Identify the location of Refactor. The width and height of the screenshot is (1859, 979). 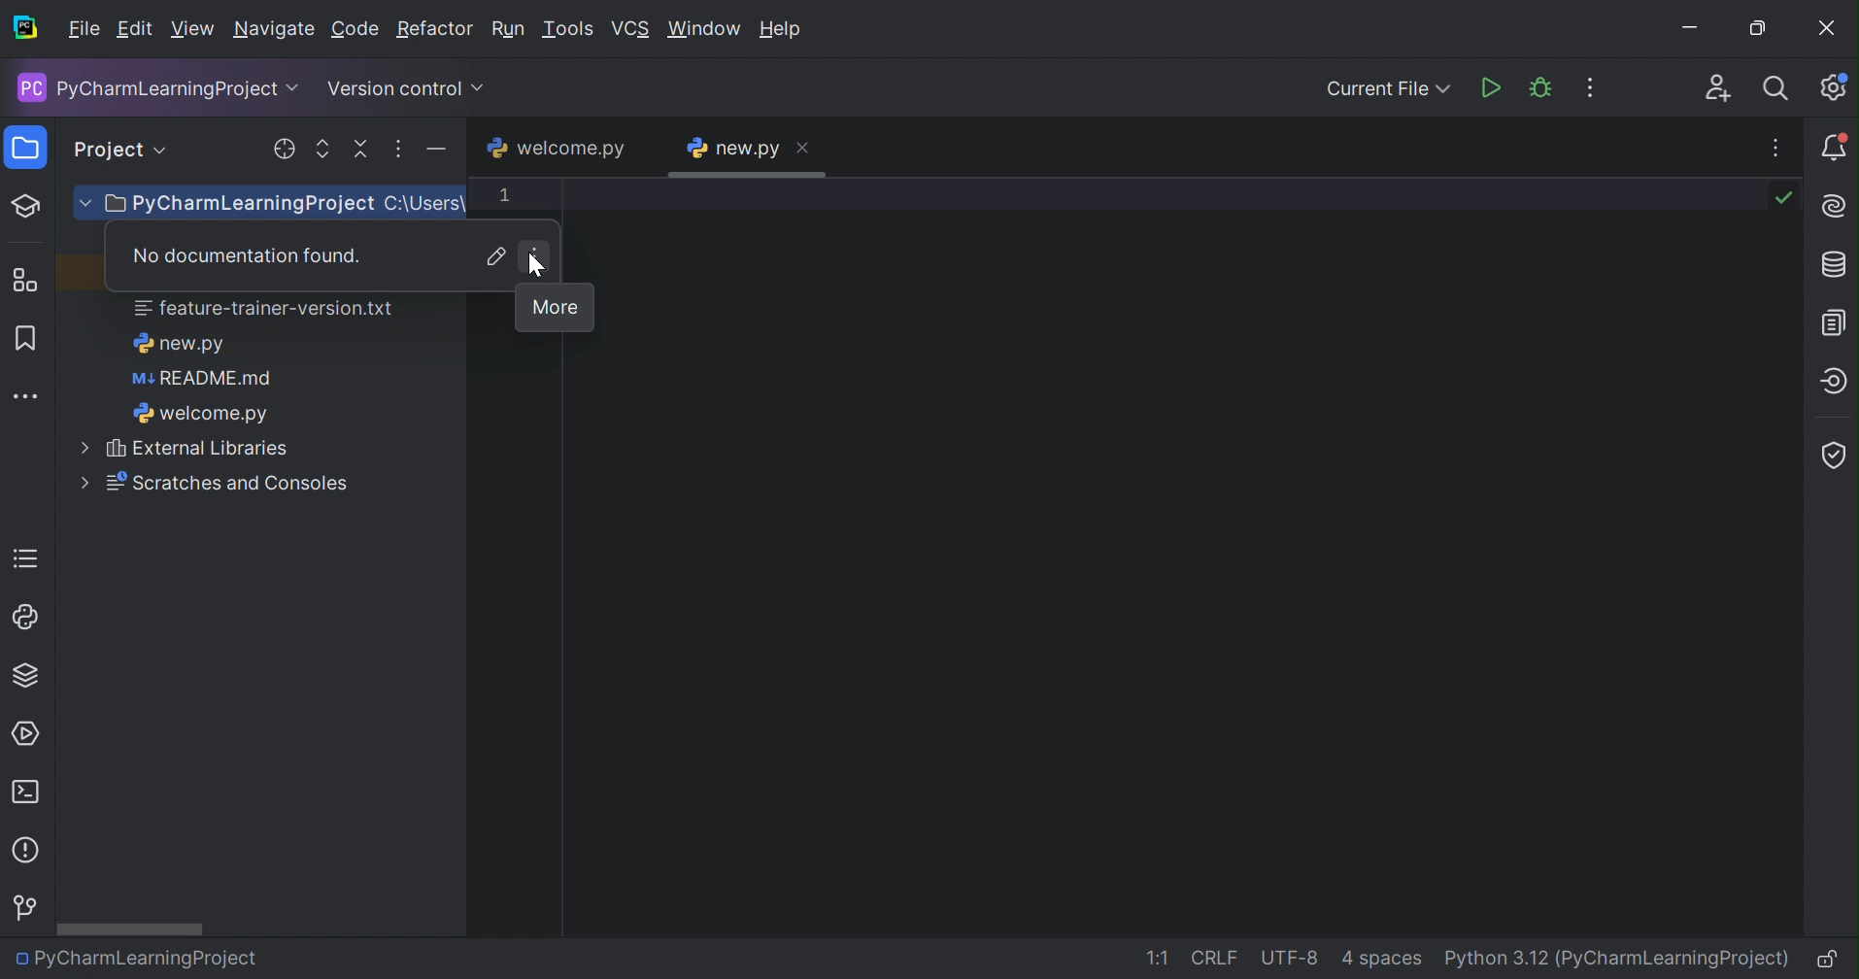
(435, 30).